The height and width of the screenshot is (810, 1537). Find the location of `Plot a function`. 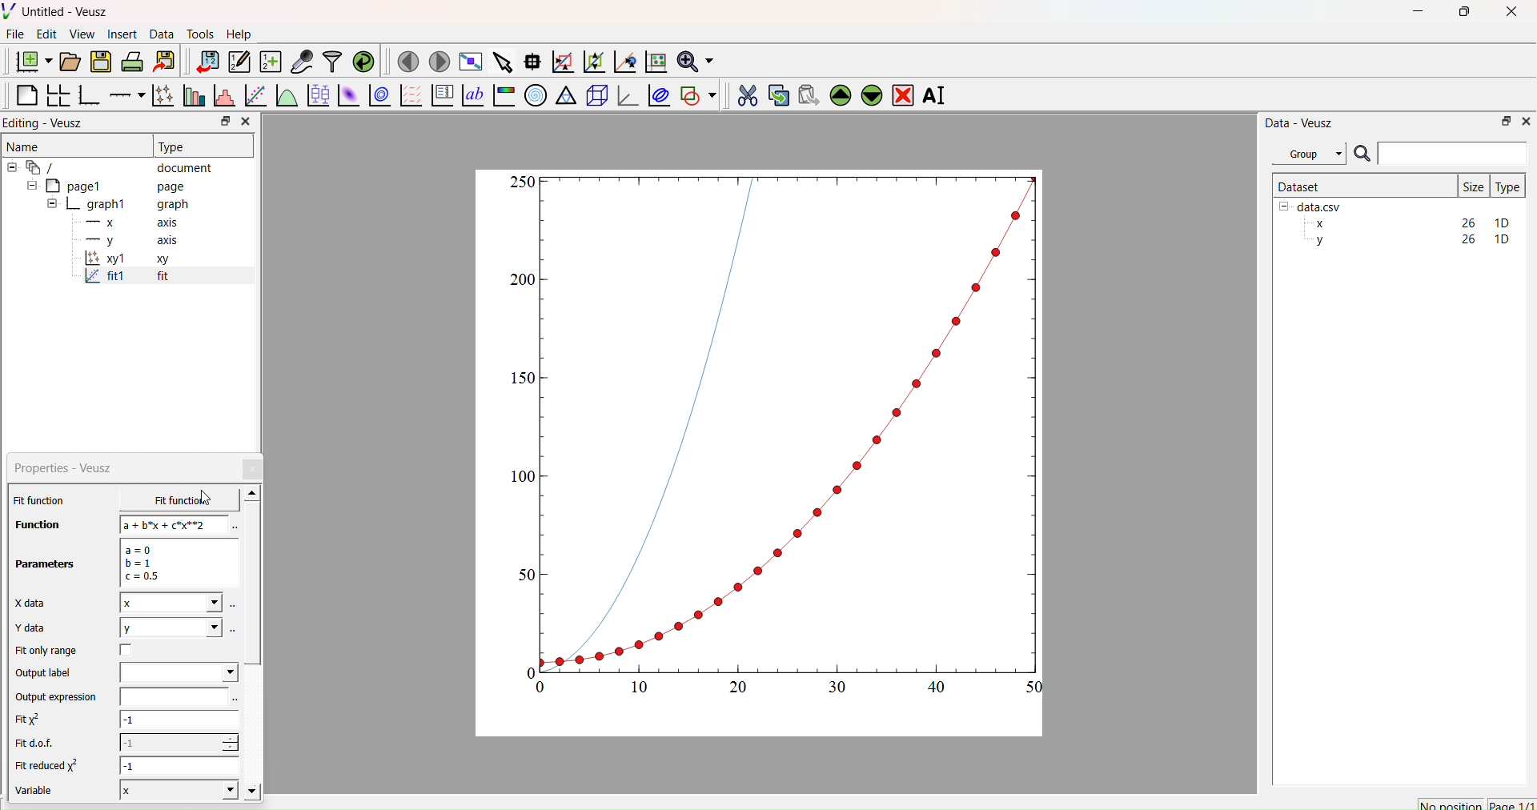

Plot a function is located at coordinates (286, 96).